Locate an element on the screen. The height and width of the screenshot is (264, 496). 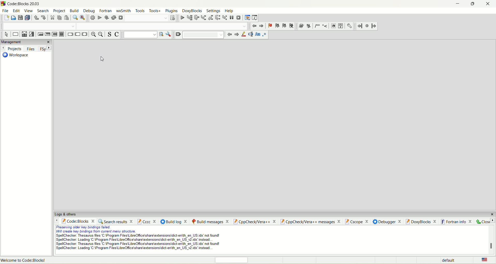
view is located at coordinates (28, 10).